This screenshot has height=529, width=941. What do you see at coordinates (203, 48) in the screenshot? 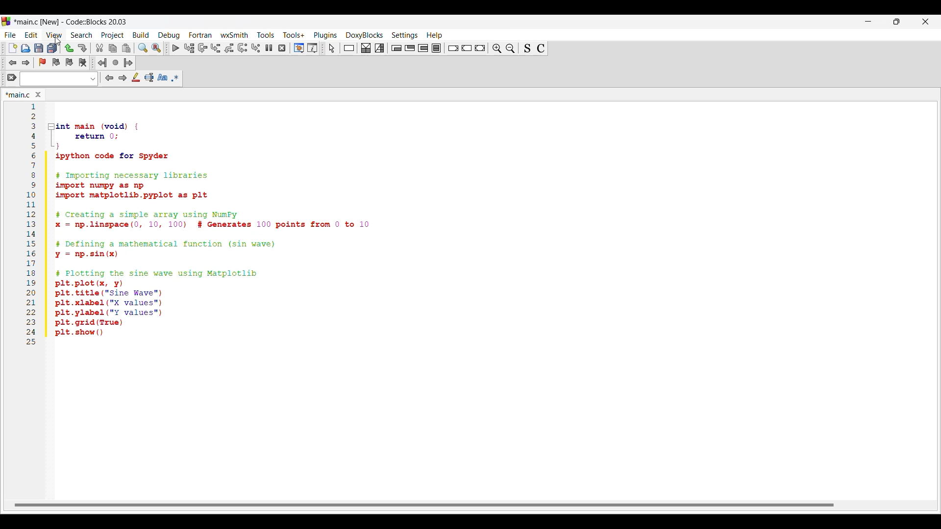
I see `Next line` at bounding box center [203, 48].